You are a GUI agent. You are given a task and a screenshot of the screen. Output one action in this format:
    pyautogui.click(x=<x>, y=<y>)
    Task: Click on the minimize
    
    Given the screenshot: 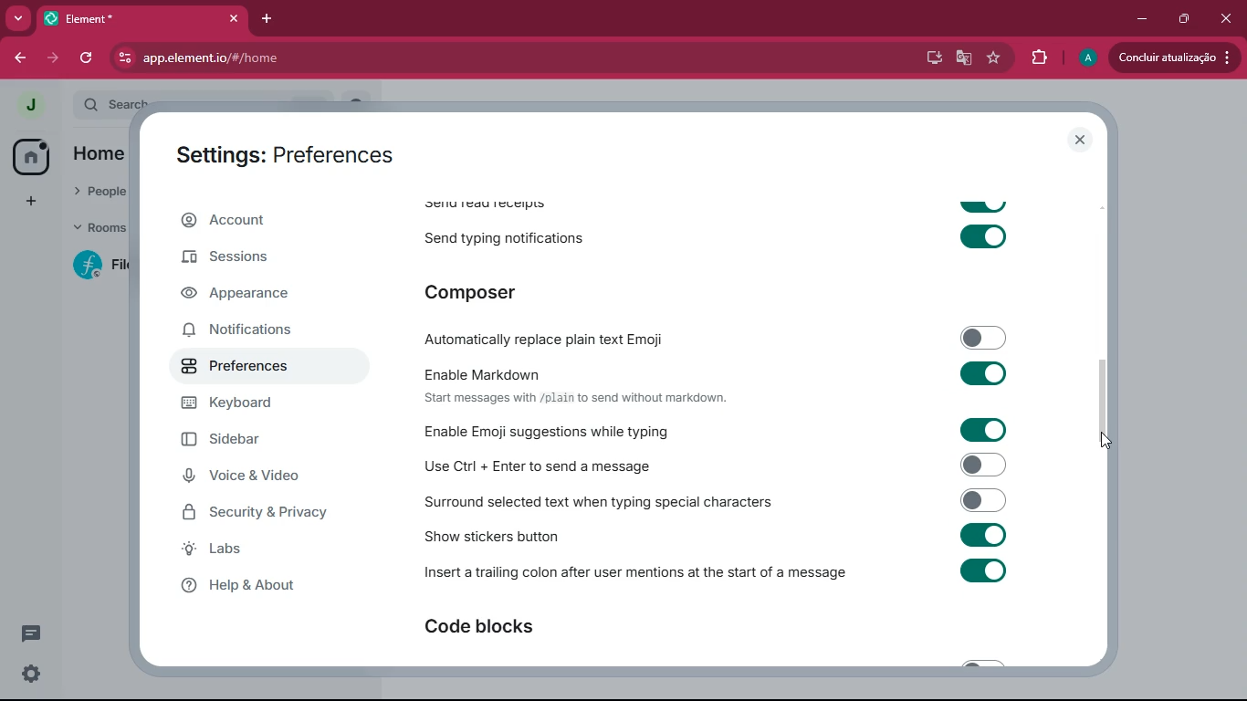 What is the action you would take?
    pyautogui.click(x=1138, y=19)
    